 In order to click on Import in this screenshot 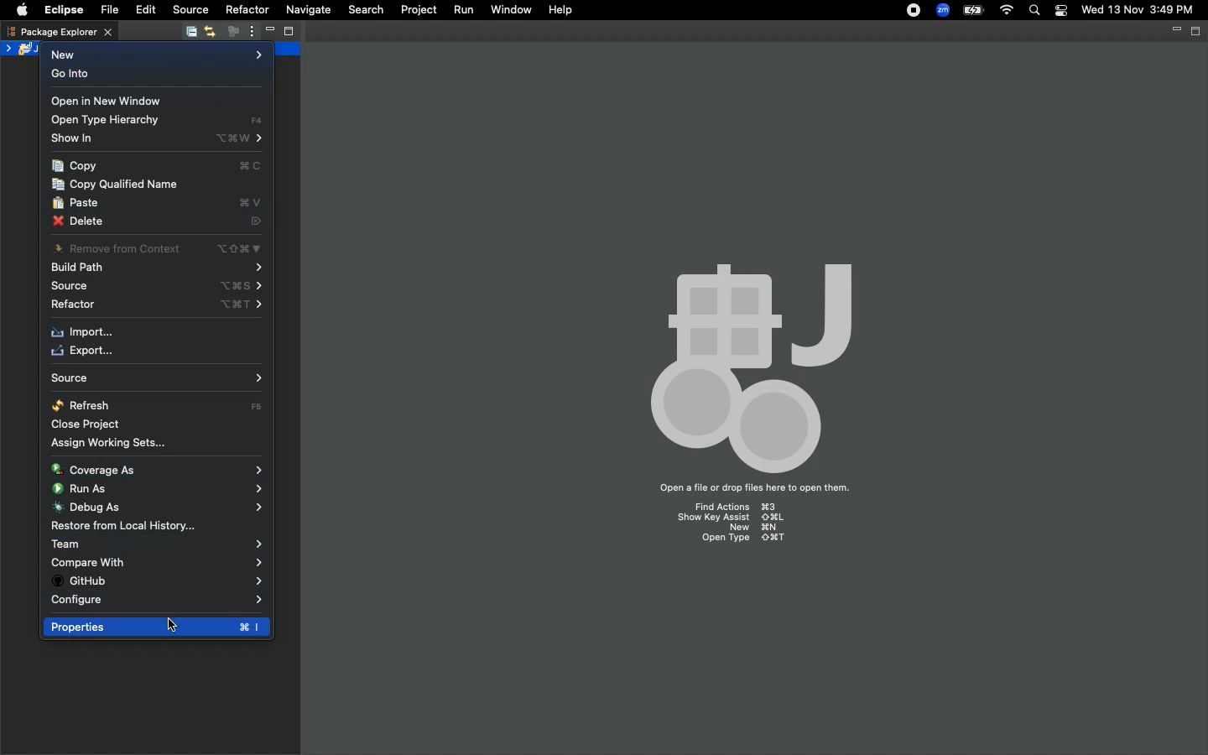, I will do `click(86, 331)`.